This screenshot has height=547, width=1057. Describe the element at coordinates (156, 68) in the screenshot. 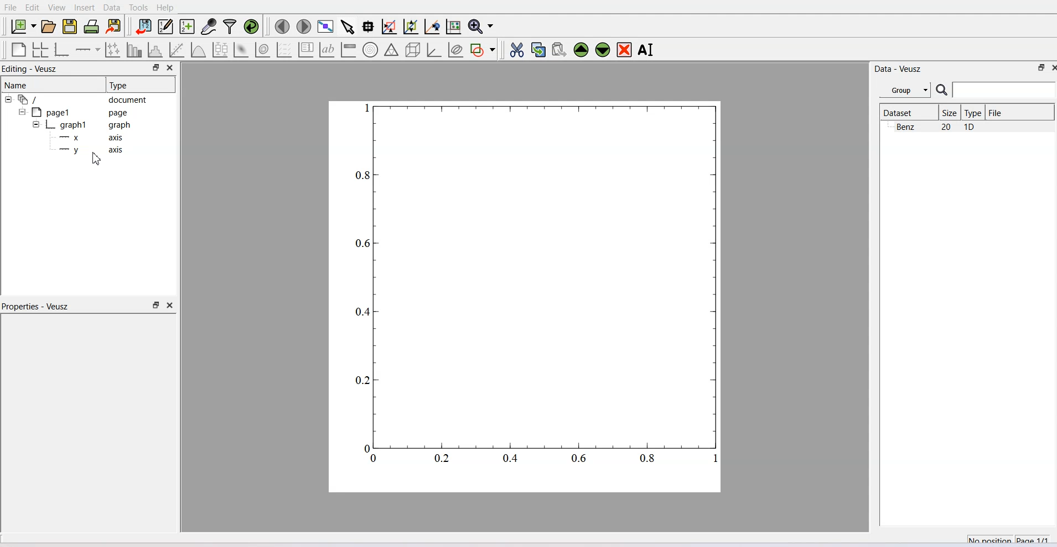

I see `Maximize` at that location.